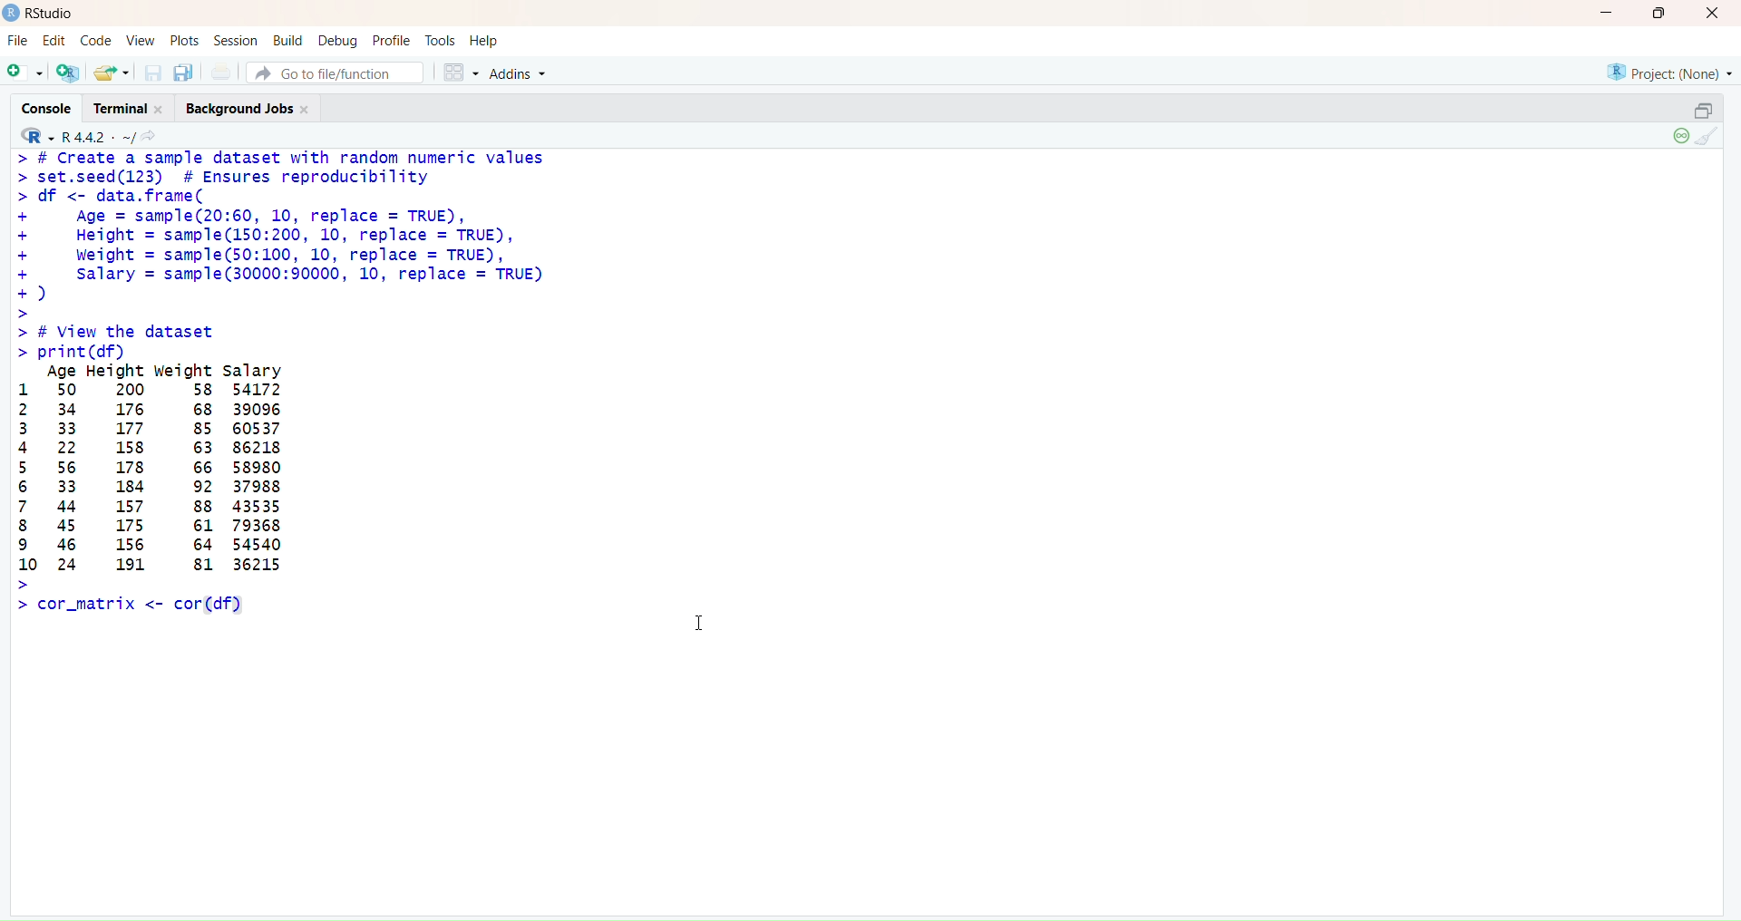  I want to click on Open an existing file (Ctrl + O), so click(110, 72).